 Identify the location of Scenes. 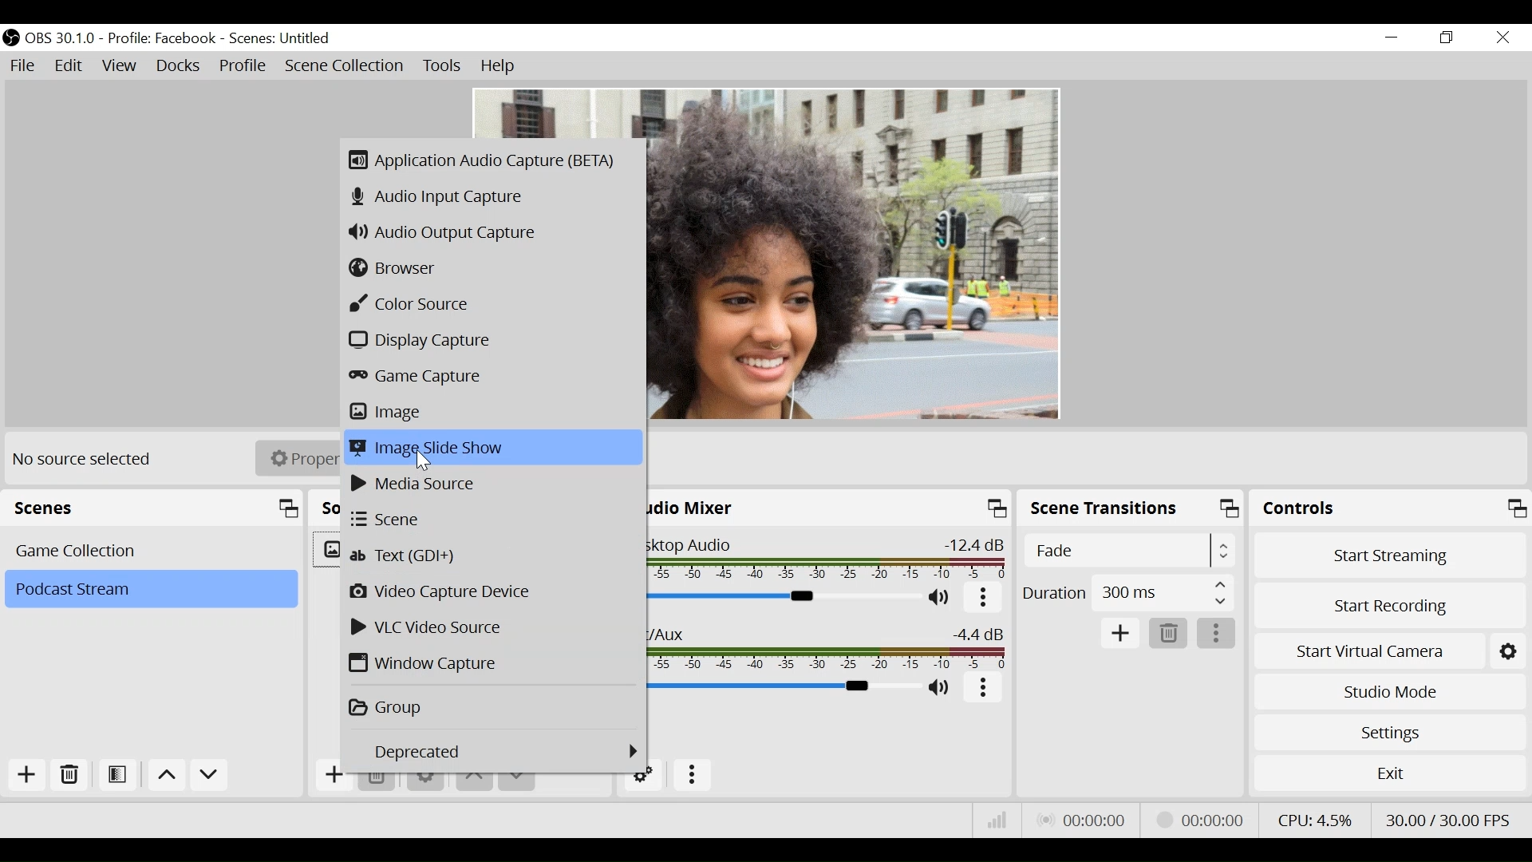
(156, 508).